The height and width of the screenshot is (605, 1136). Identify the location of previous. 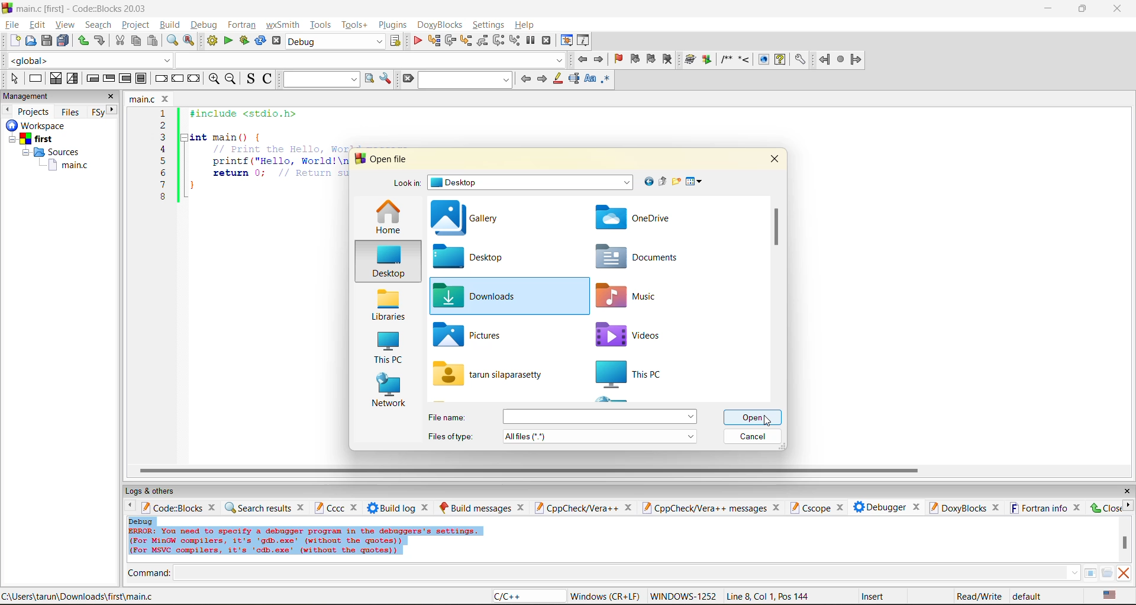
(7, 110).